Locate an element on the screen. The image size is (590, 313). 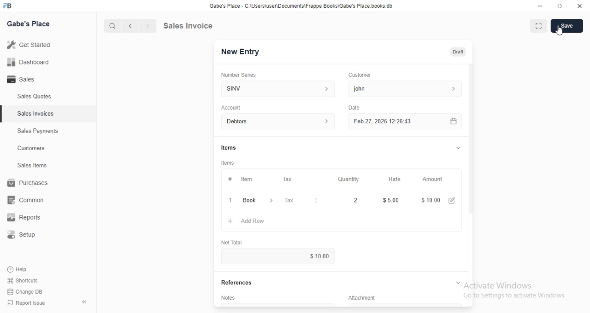
Setup is located at coordinates (22, 233).